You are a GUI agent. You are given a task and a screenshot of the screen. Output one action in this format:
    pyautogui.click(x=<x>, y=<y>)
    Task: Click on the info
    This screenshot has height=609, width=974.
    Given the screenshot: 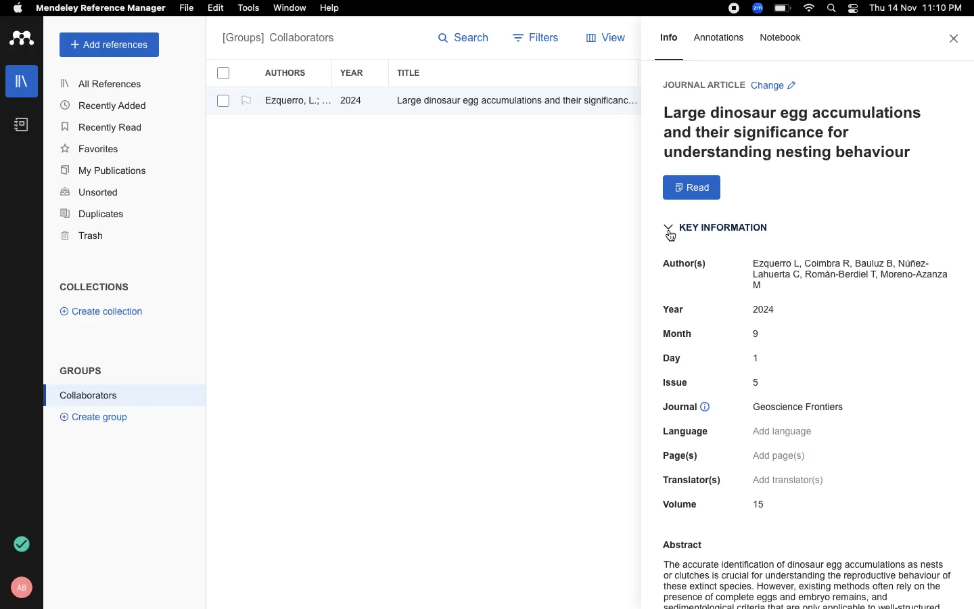 What is the action you would take?
    pyautogui.click(x=669, y=42)
    